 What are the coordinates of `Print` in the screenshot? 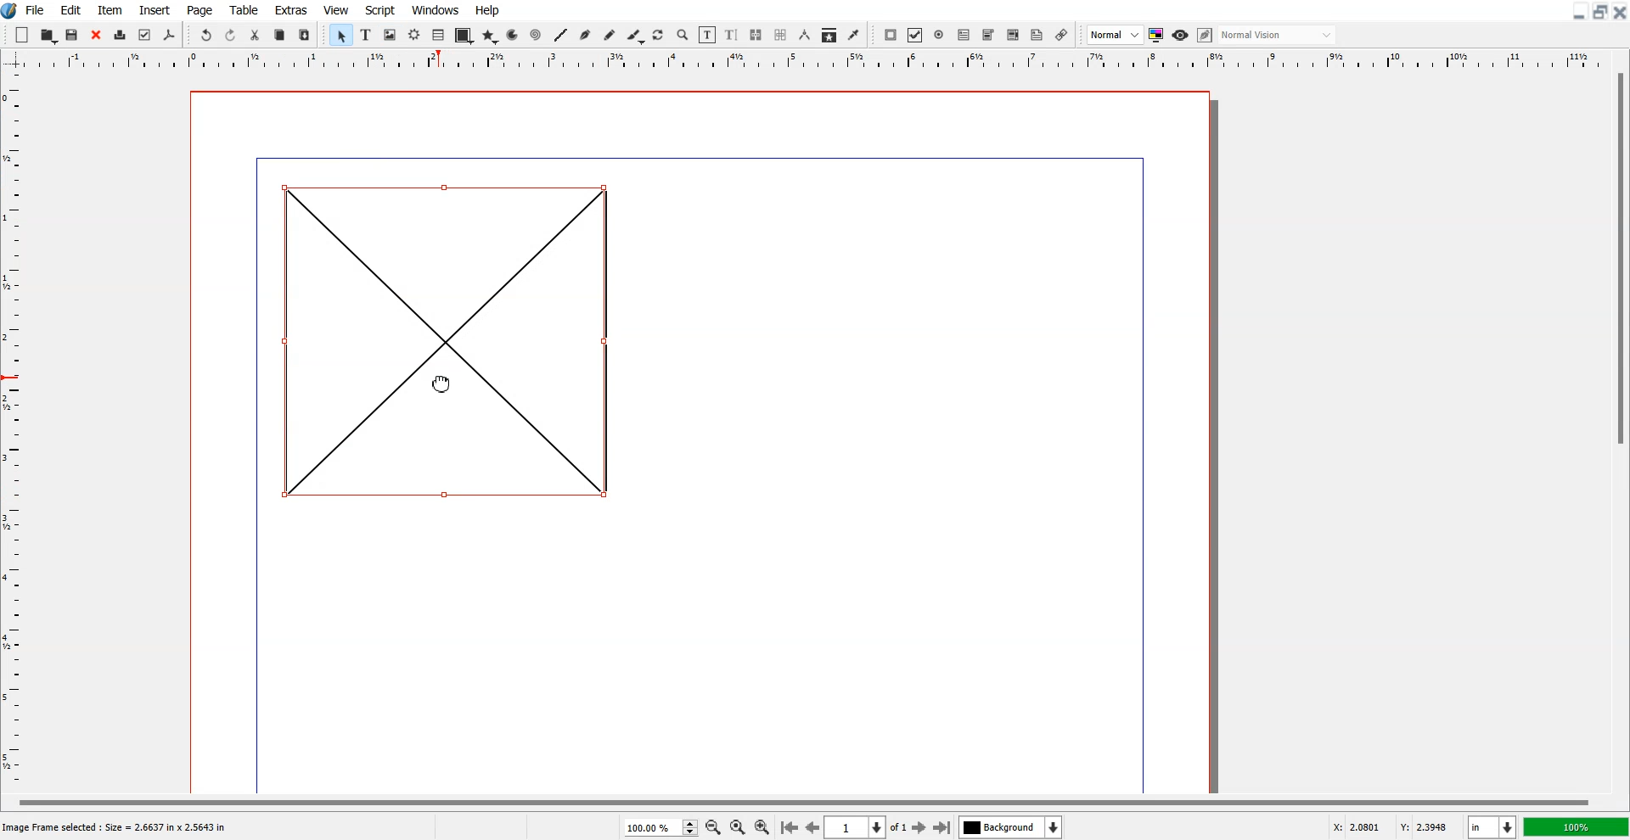 It's located at (120, 35).